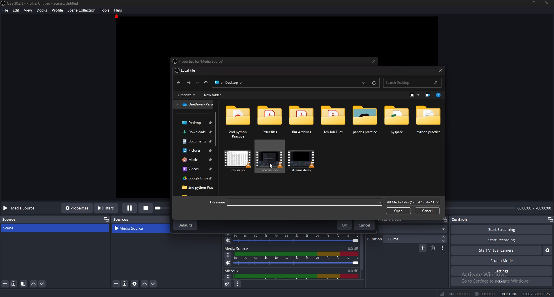 The image size is (554, 297). I want to click on OBS LOGO, so click(3, 3).